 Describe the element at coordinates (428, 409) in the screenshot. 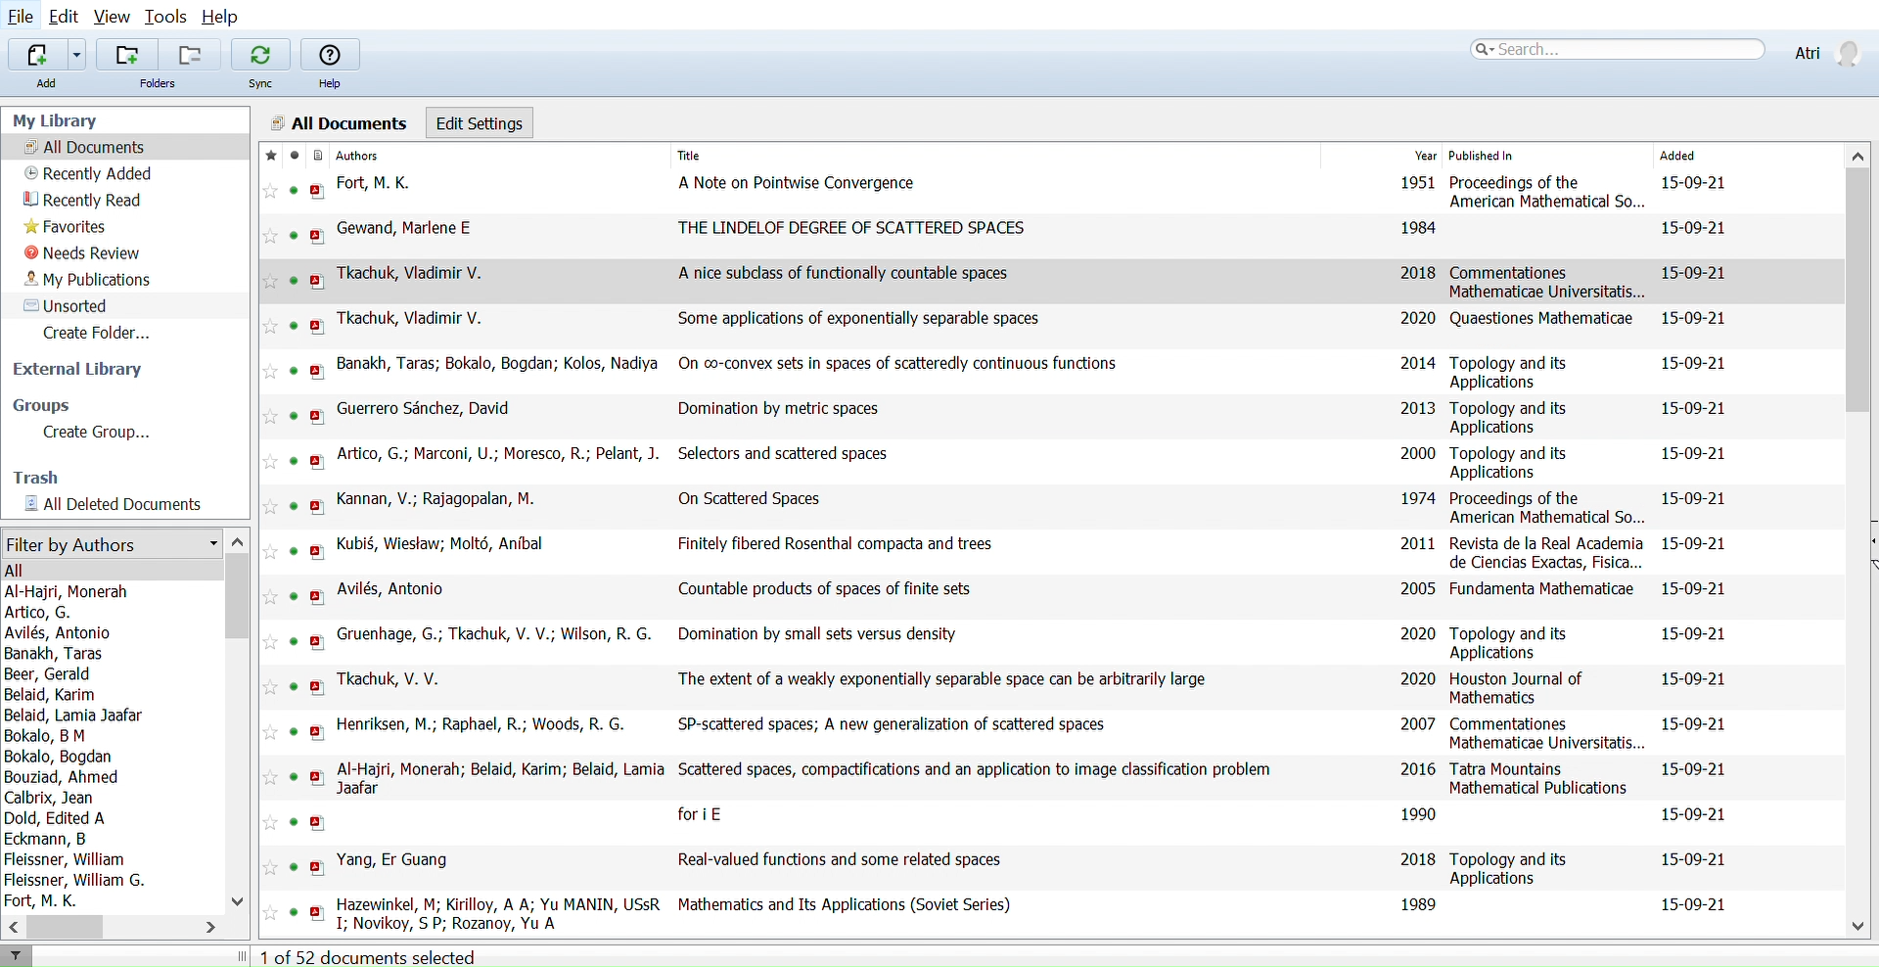

I see `Guerrero Sanchez, David` at that location.